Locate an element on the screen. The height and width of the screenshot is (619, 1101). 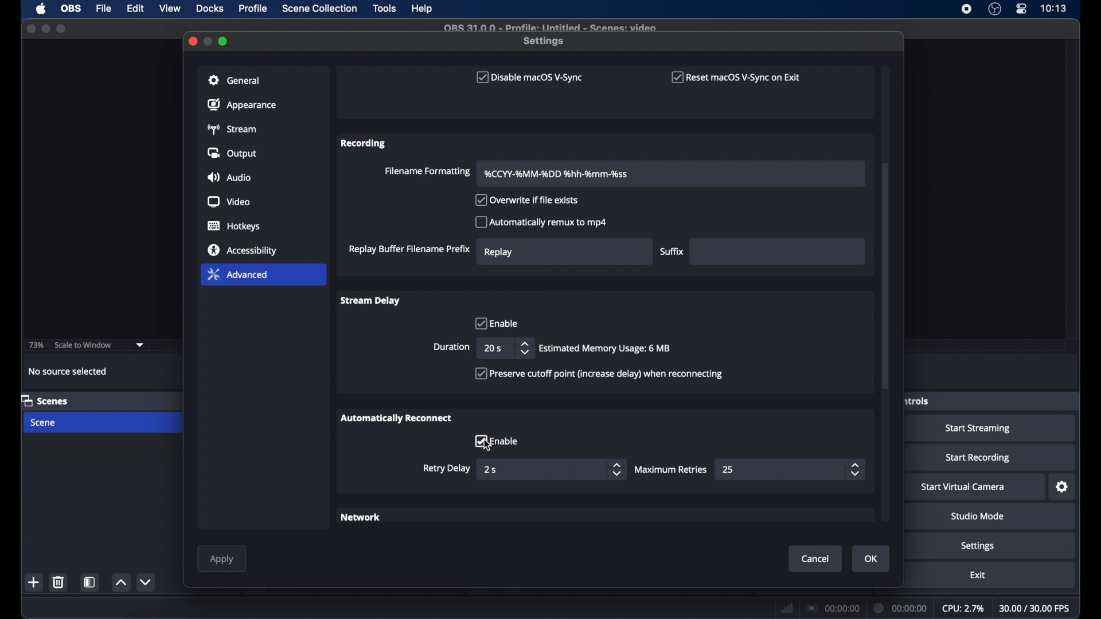
edit is located at coordinates (135, 9).